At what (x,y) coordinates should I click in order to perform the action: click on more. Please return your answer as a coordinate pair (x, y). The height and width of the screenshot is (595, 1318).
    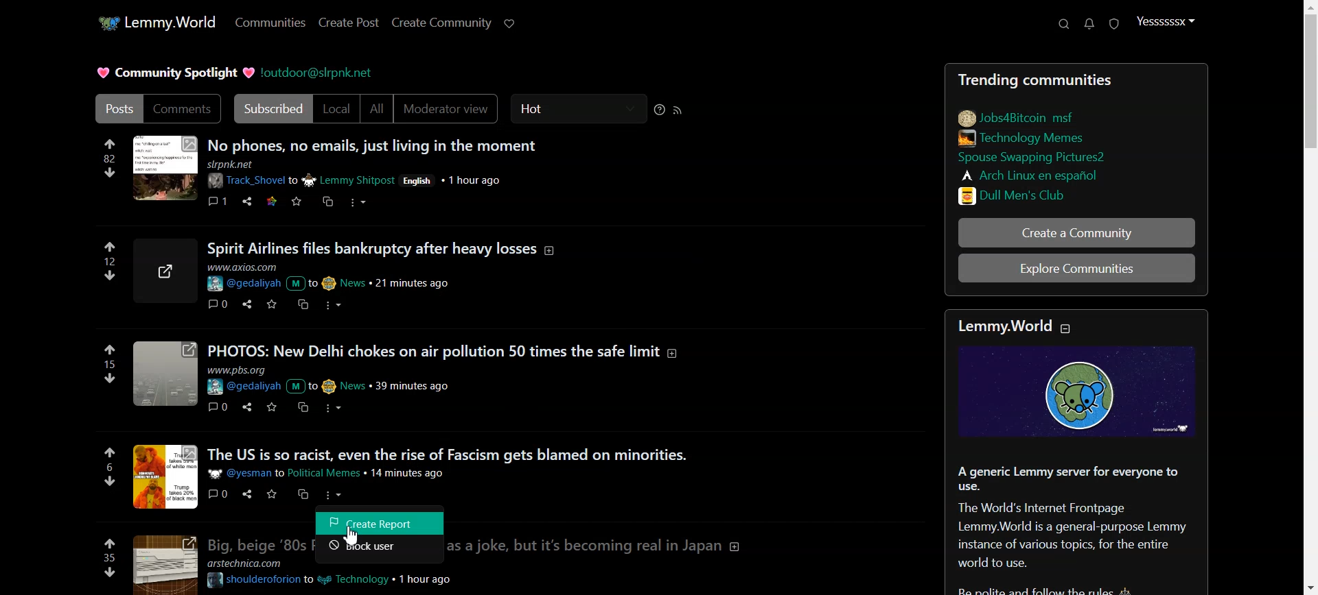
    Looking at the image, I should click on (337, 408).